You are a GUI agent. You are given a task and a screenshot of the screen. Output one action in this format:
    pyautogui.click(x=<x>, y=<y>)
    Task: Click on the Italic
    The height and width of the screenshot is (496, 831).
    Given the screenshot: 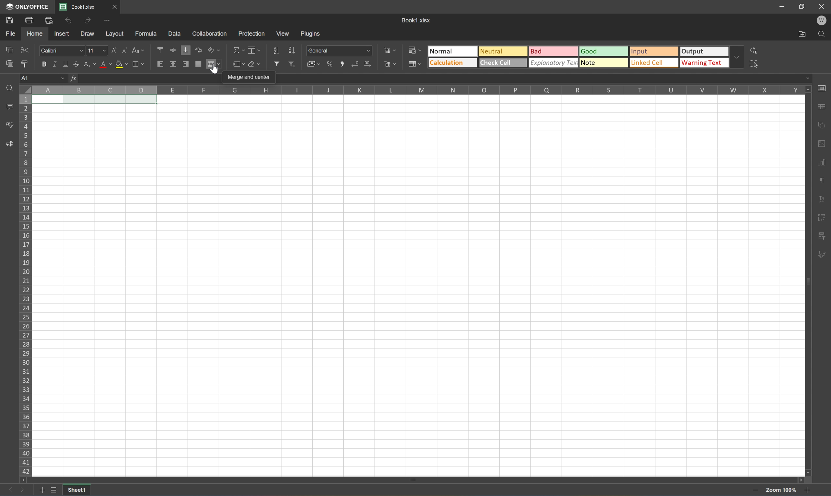 What is the action you would take?
    pyautogui.click(x=57, y=65)
    